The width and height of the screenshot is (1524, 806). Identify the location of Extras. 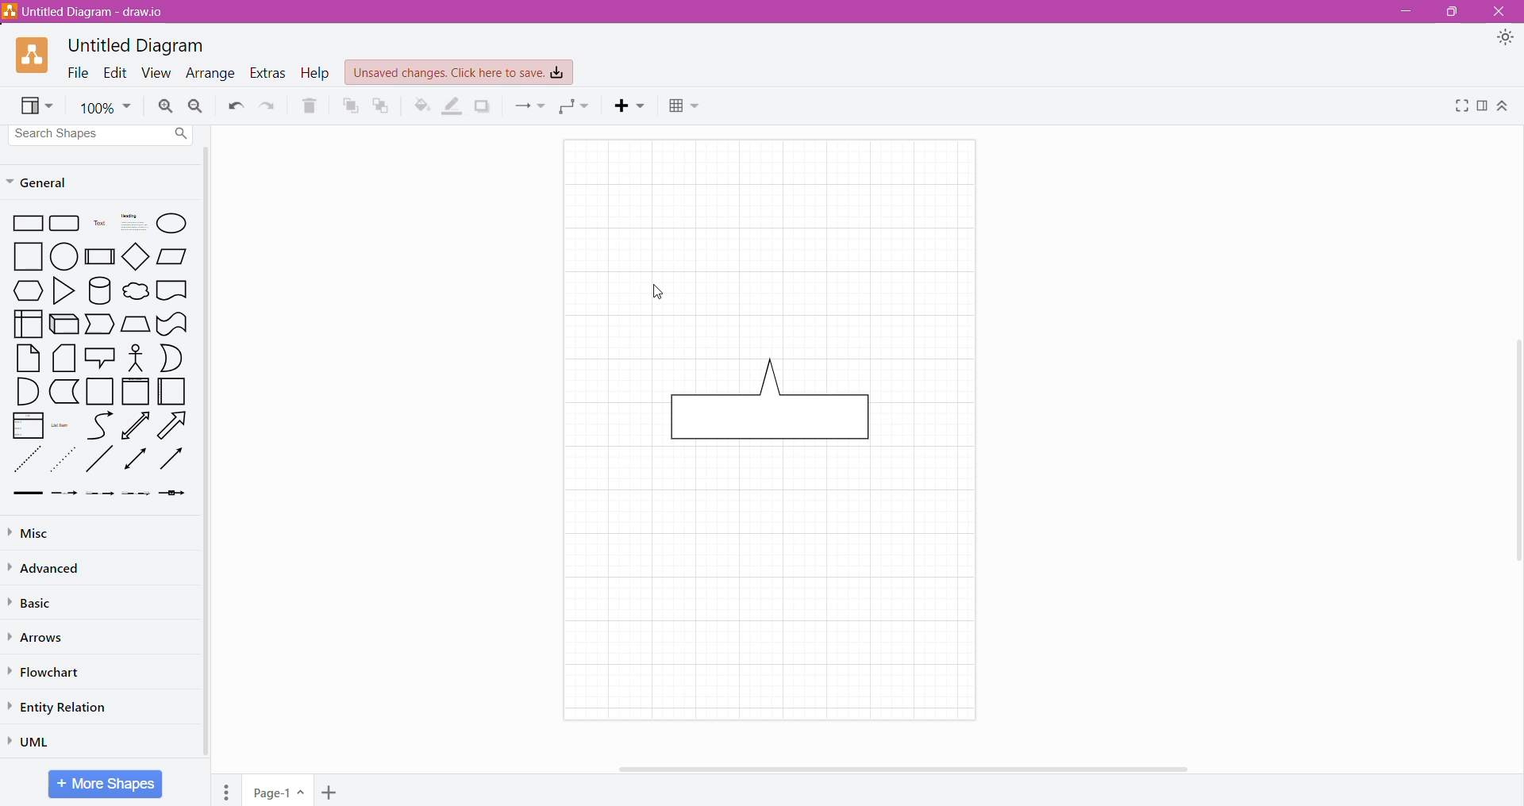
(269, 74).